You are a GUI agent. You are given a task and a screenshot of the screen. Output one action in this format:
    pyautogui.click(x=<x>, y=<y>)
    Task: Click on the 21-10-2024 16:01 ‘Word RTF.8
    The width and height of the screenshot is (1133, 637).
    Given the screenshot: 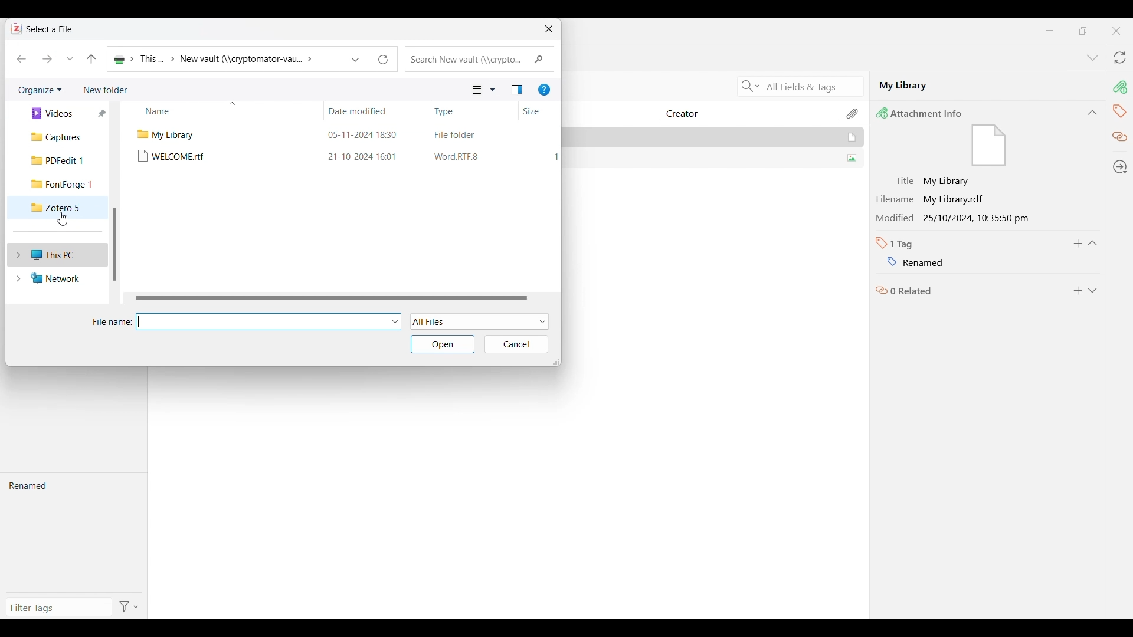 What is the action you would take?
    pyautogui.click(x=437, y=156)
    